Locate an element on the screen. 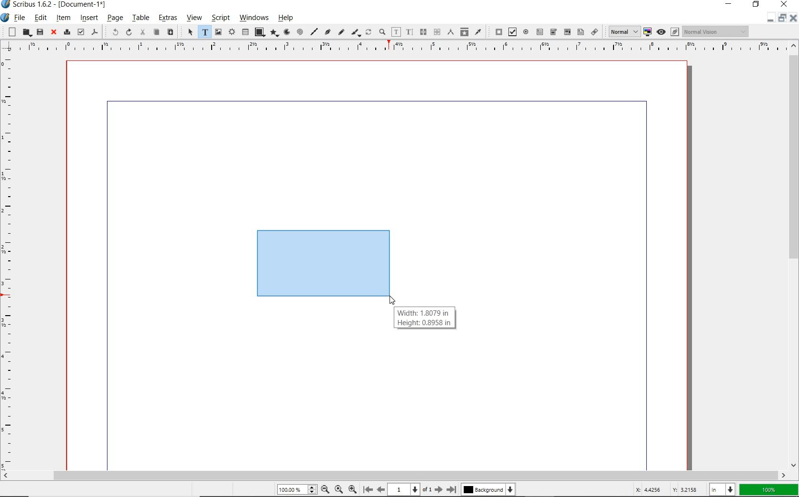 This screenshot has width=799, height=497. select unit: in is located at coordinates (722, 490).